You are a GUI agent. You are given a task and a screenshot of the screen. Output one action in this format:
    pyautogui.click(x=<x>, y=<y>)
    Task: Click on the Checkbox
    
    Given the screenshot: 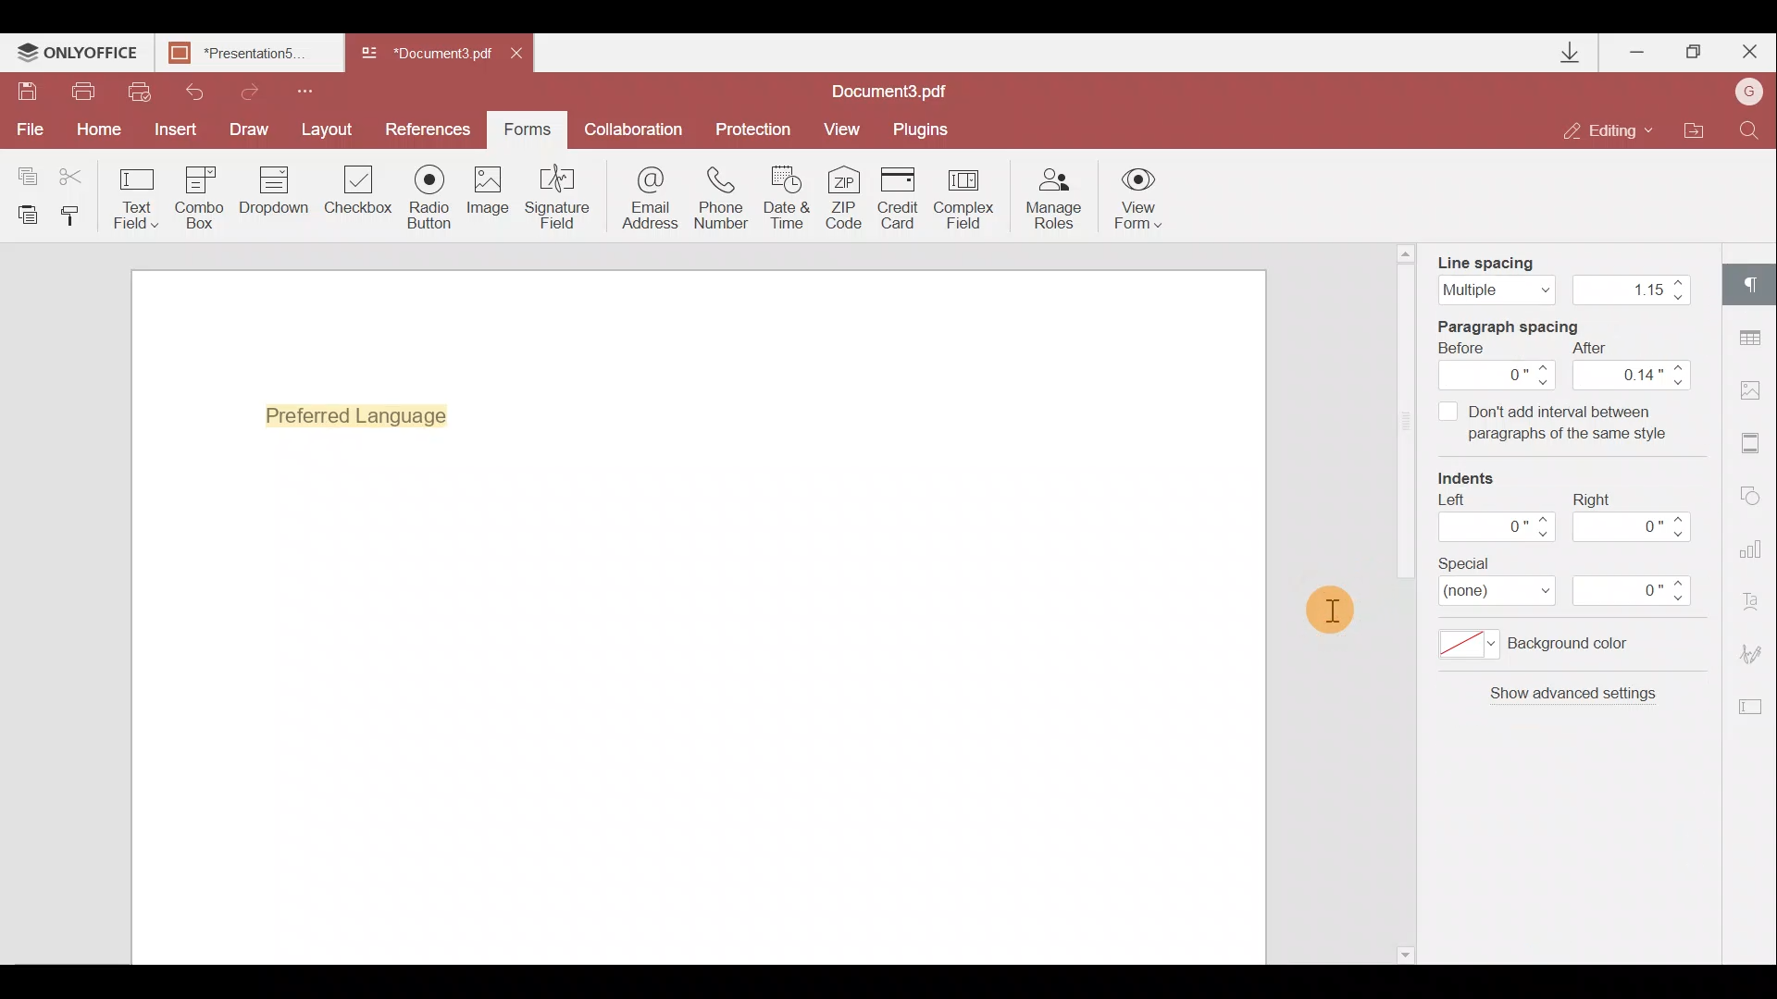 What is the action you would take?
    pyautogui.click(x=355, y=193)
    